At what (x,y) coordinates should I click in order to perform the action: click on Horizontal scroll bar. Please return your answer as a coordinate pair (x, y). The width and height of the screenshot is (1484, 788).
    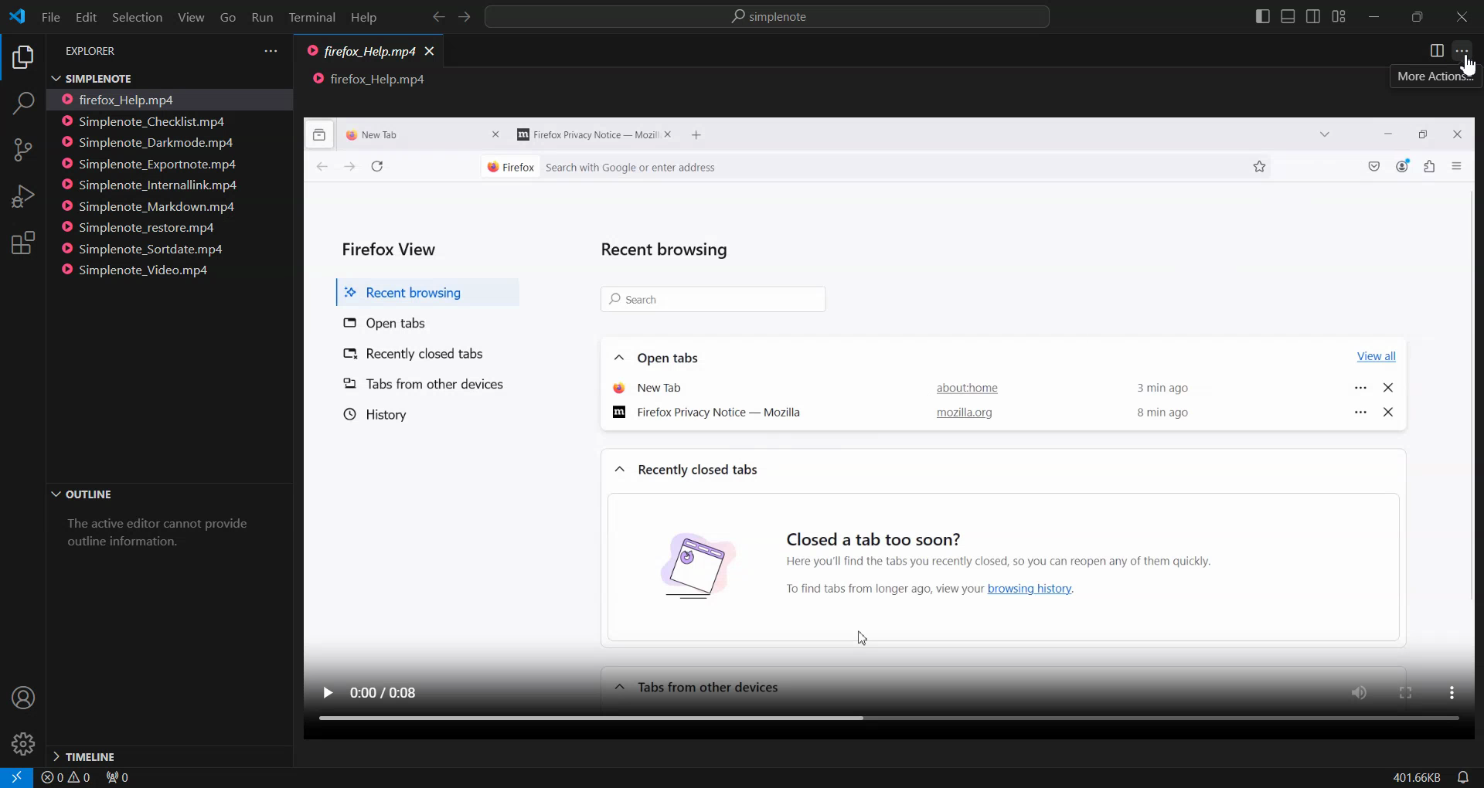
    Looking at the image, I should click on (873, 722).